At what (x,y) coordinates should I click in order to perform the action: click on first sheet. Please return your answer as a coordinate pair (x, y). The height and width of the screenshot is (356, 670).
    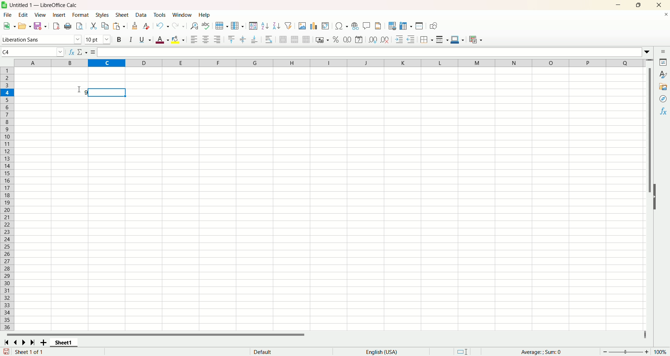
    Looking at the image, I should click on (6, 342).